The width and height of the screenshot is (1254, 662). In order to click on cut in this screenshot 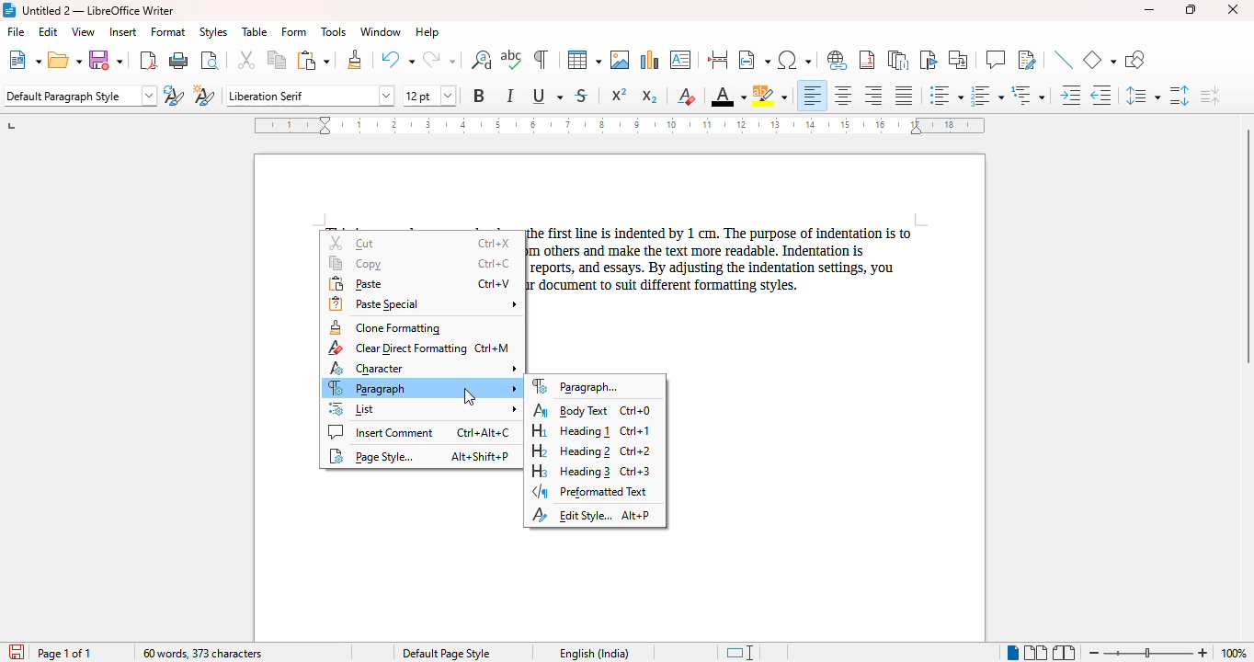, I will do `click(422, 243)`.